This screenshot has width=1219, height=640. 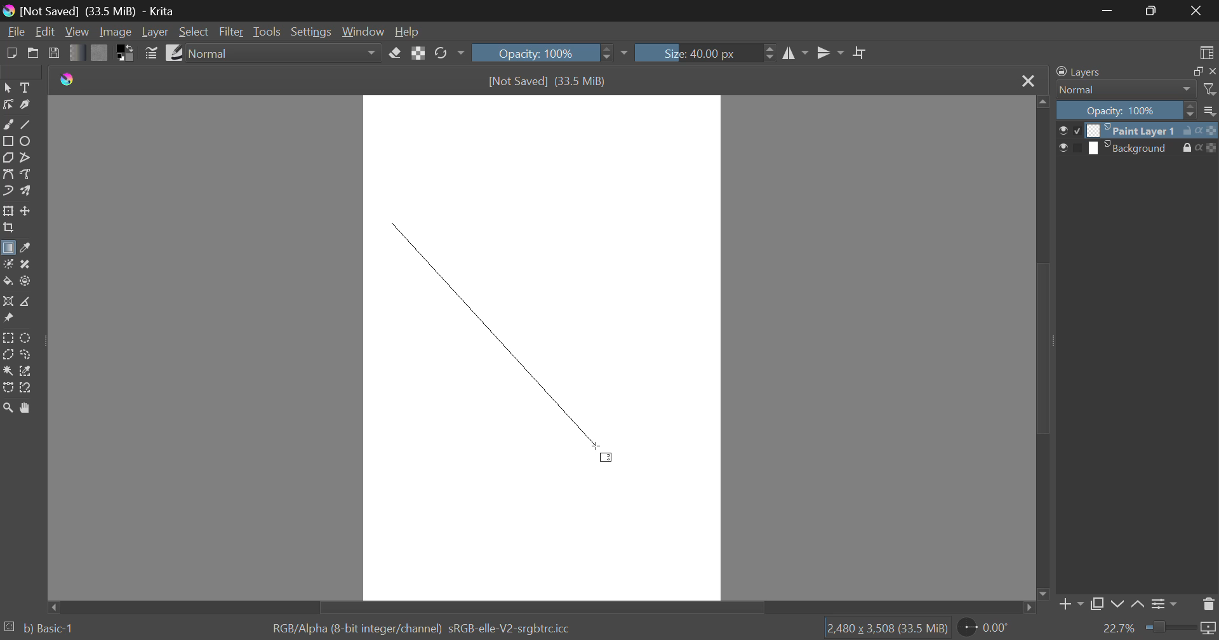 What do you see at coordinates (27, 338) in the screenshot?
I see `Circular Selection` at bounding box center [27, 338].